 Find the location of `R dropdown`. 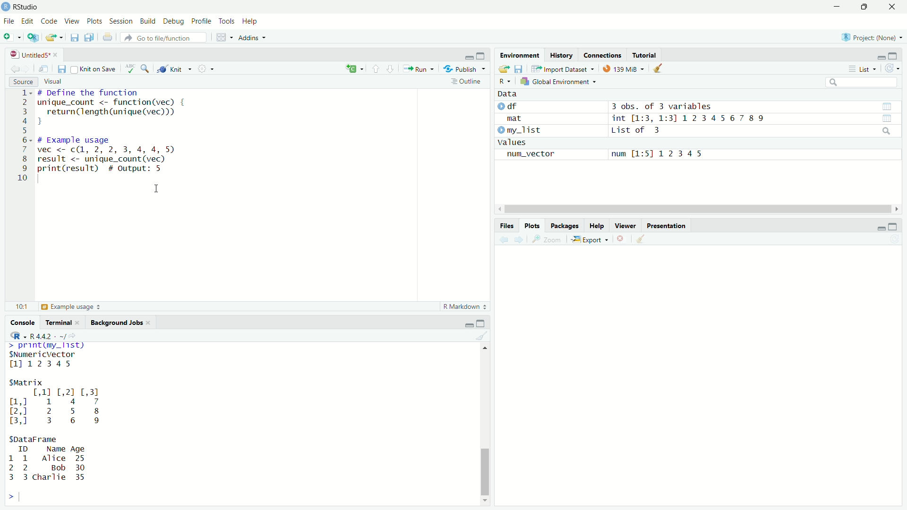

R dropdown is located at coordinates (507, 79).